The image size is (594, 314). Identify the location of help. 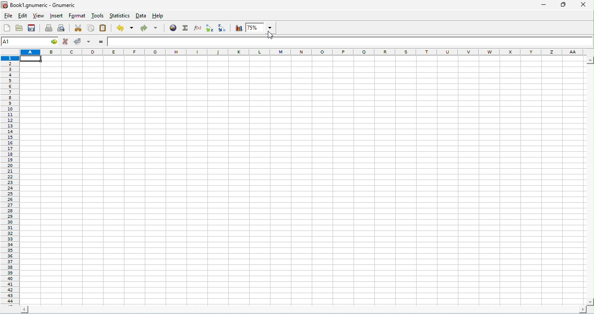
(158, 17).